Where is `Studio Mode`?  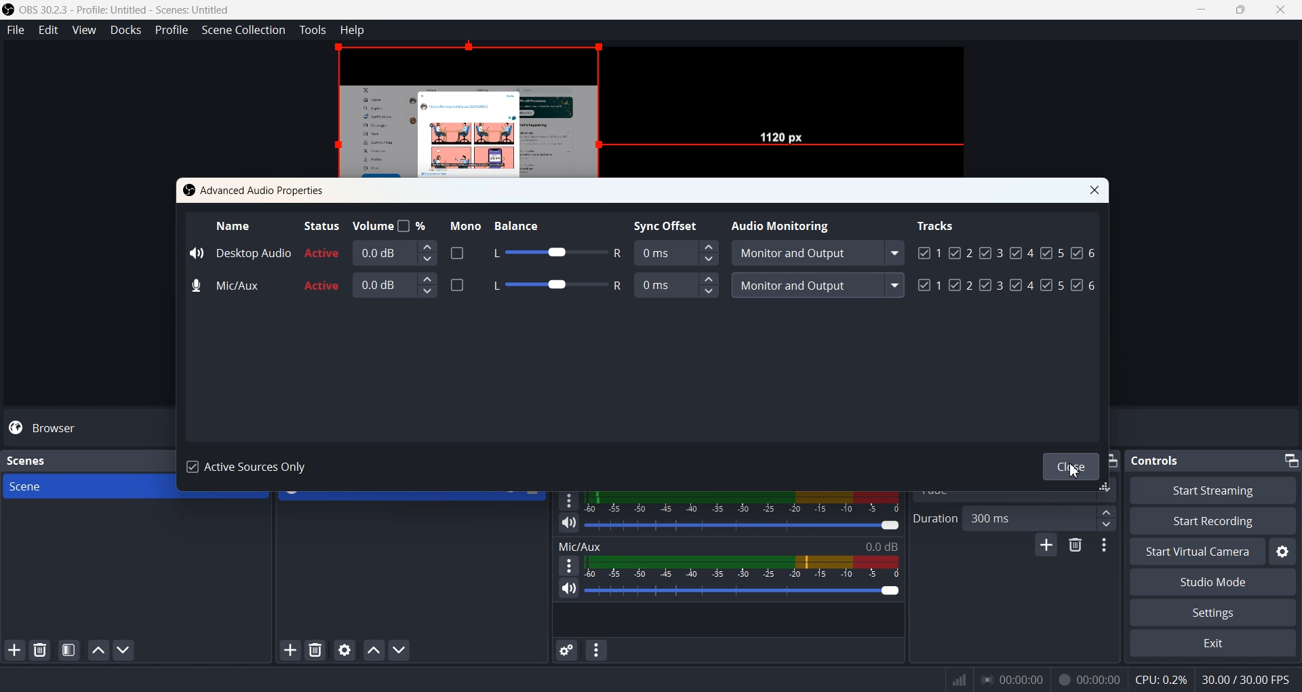 Studio Mode is located at coordinates (1212, 583).